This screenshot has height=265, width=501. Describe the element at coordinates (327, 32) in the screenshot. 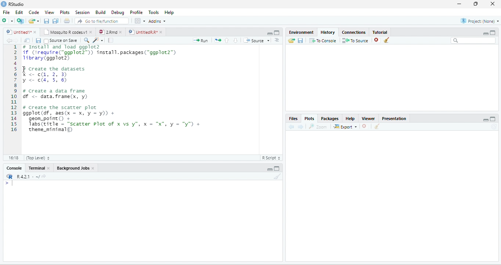

I see `History` at that location.